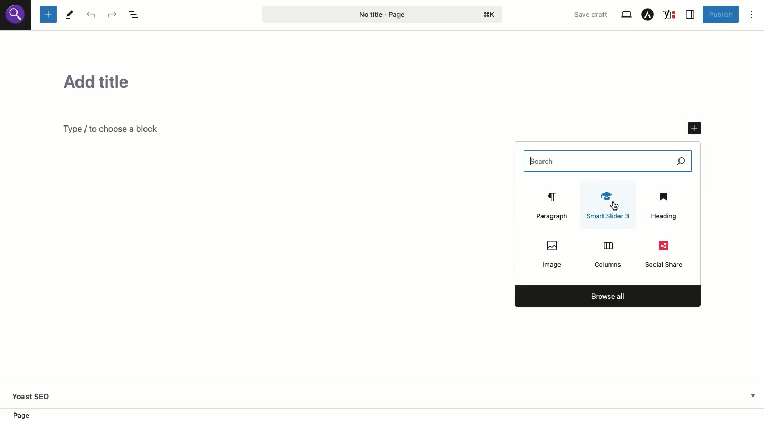 The width and height of the screenshot is (764, 421). Describe the element at coordinates (28, 415) in the screenshot. I see `Location` at that location.